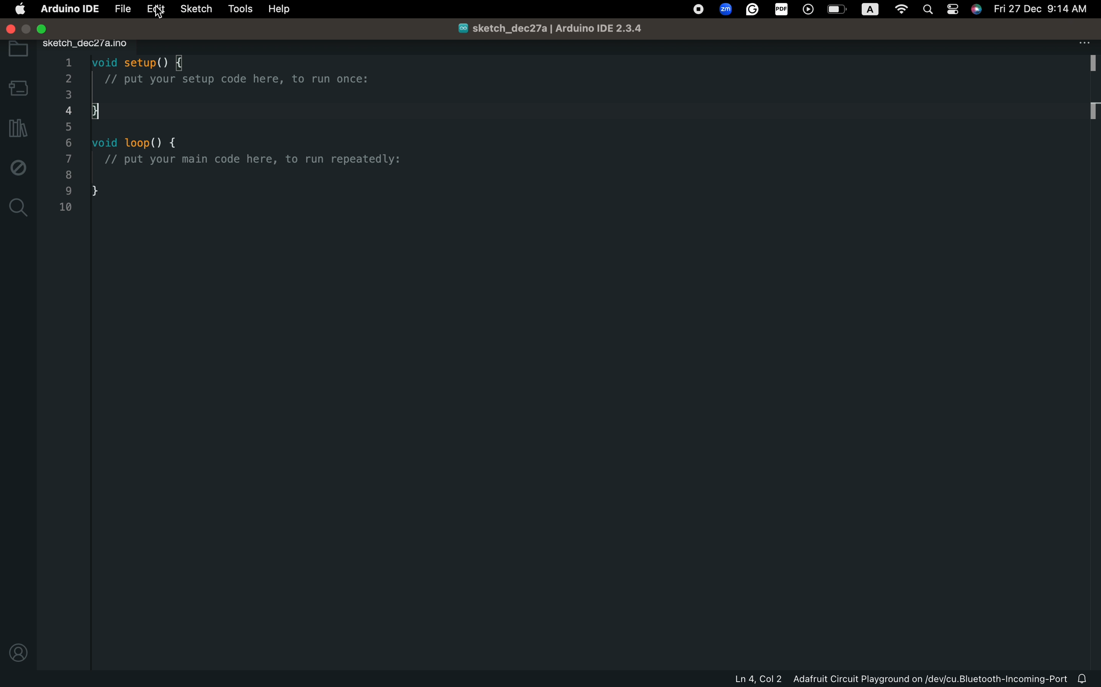  I want to click on library  manager, so click(15, 128).